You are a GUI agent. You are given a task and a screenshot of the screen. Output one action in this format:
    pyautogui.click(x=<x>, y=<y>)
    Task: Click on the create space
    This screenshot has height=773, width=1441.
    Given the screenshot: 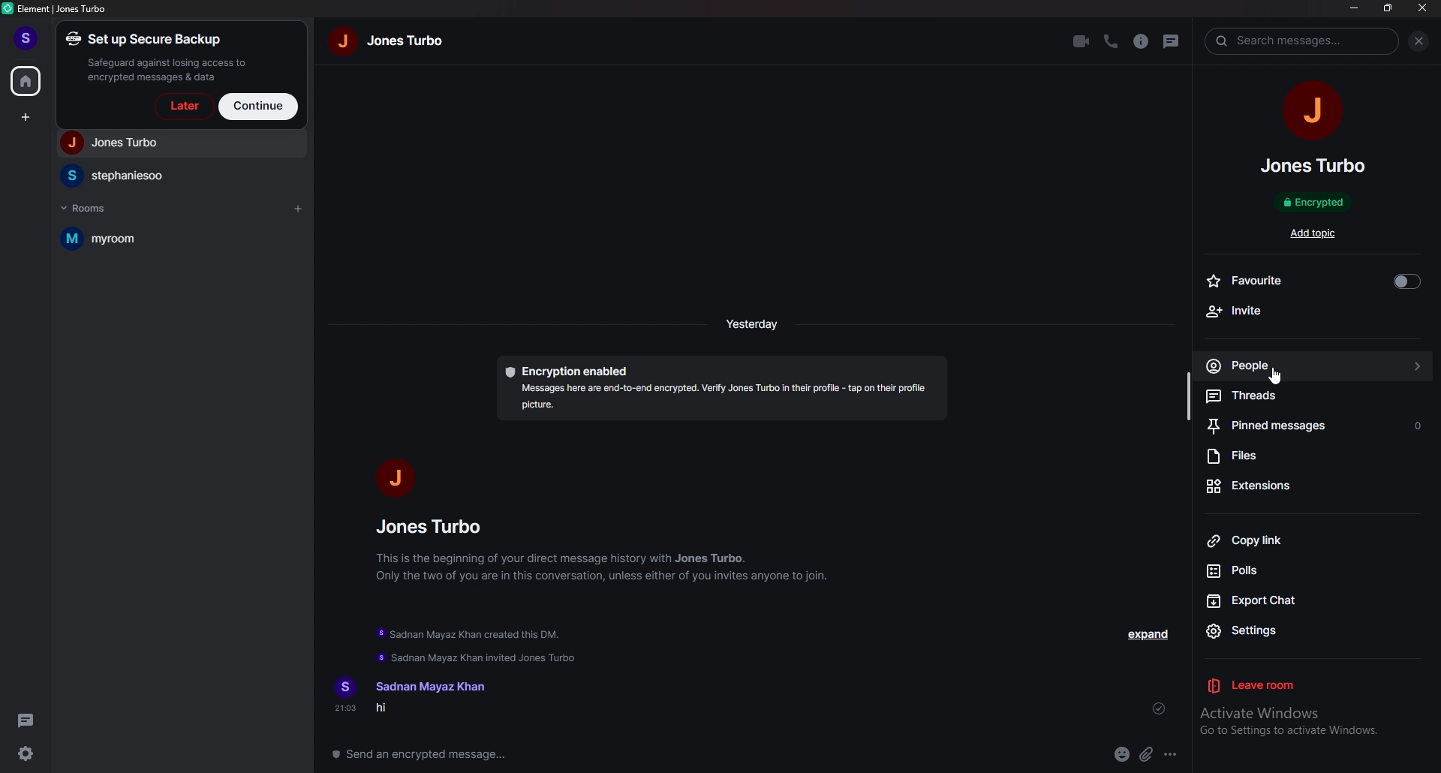 What is the action you would take?
    pyautogui.click(x=28, y=118)
    